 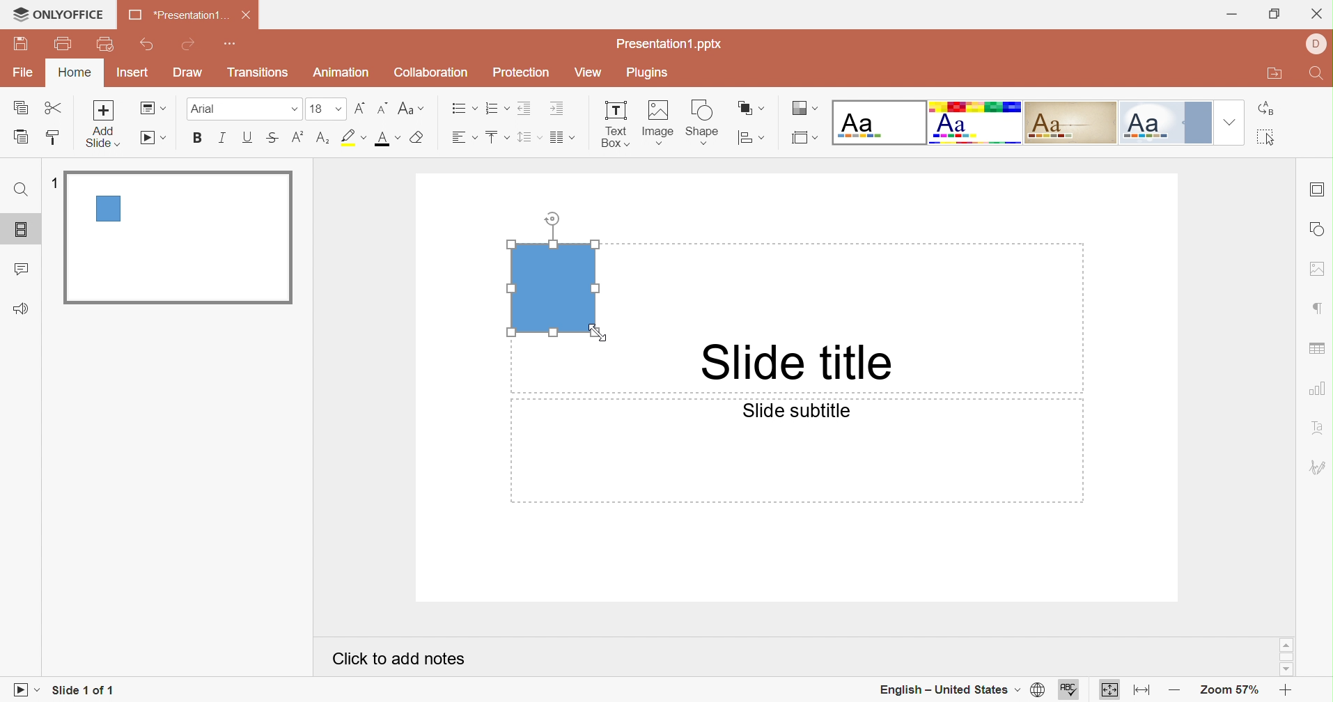 What do you see at coordinates (530, 138) in the screenshot?
I see `Line spacing` at bounding box center [530, 138].